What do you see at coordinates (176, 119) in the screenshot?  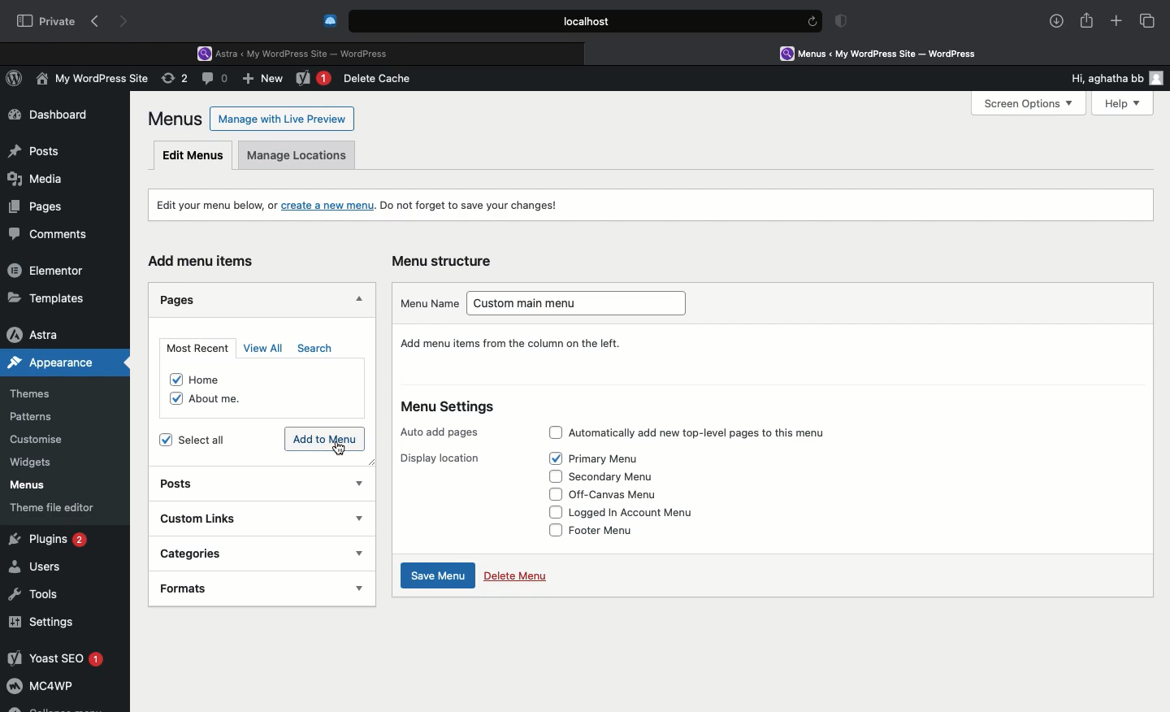 I see `Menus` at bounding box center [176, 119].